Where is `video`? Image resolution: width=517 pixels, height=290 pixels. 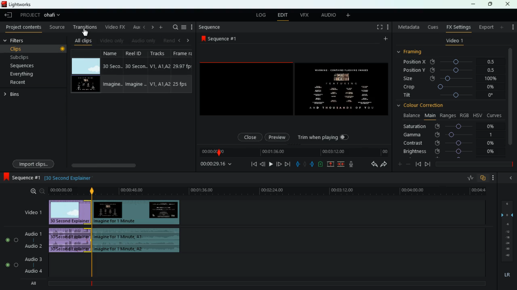
video is located at coordinates (85, 85).